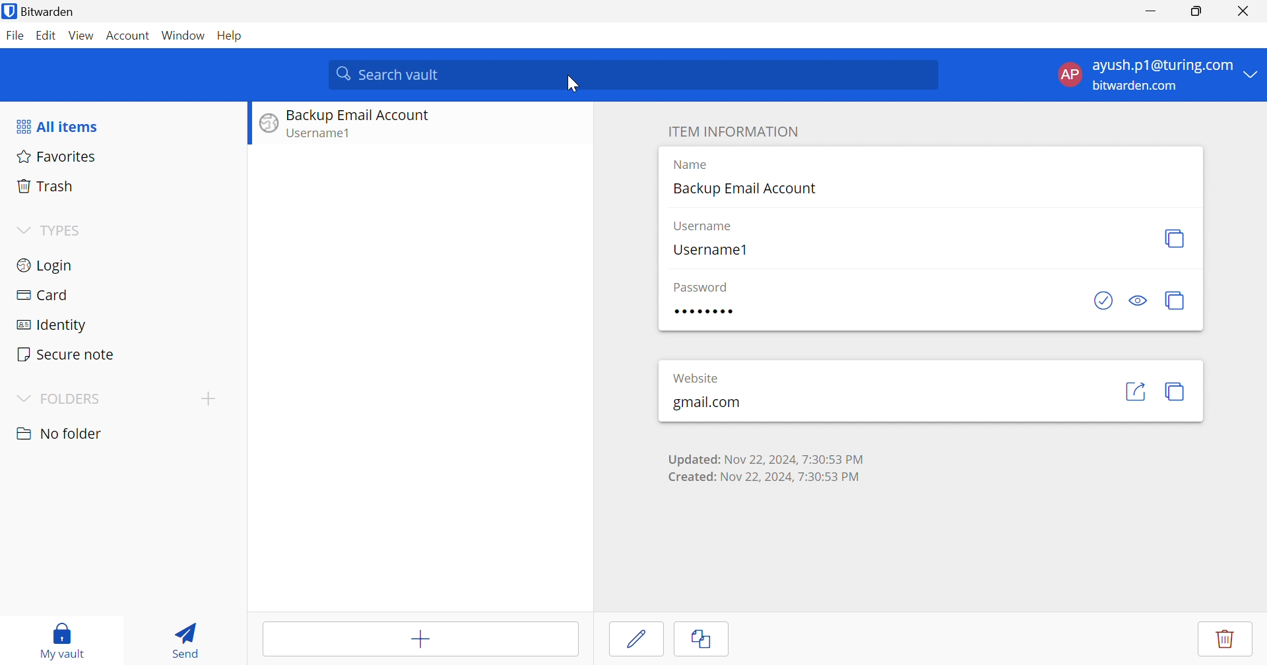 This screenshot has width=1267, height=665. I want to click on View, so click(82, 36).